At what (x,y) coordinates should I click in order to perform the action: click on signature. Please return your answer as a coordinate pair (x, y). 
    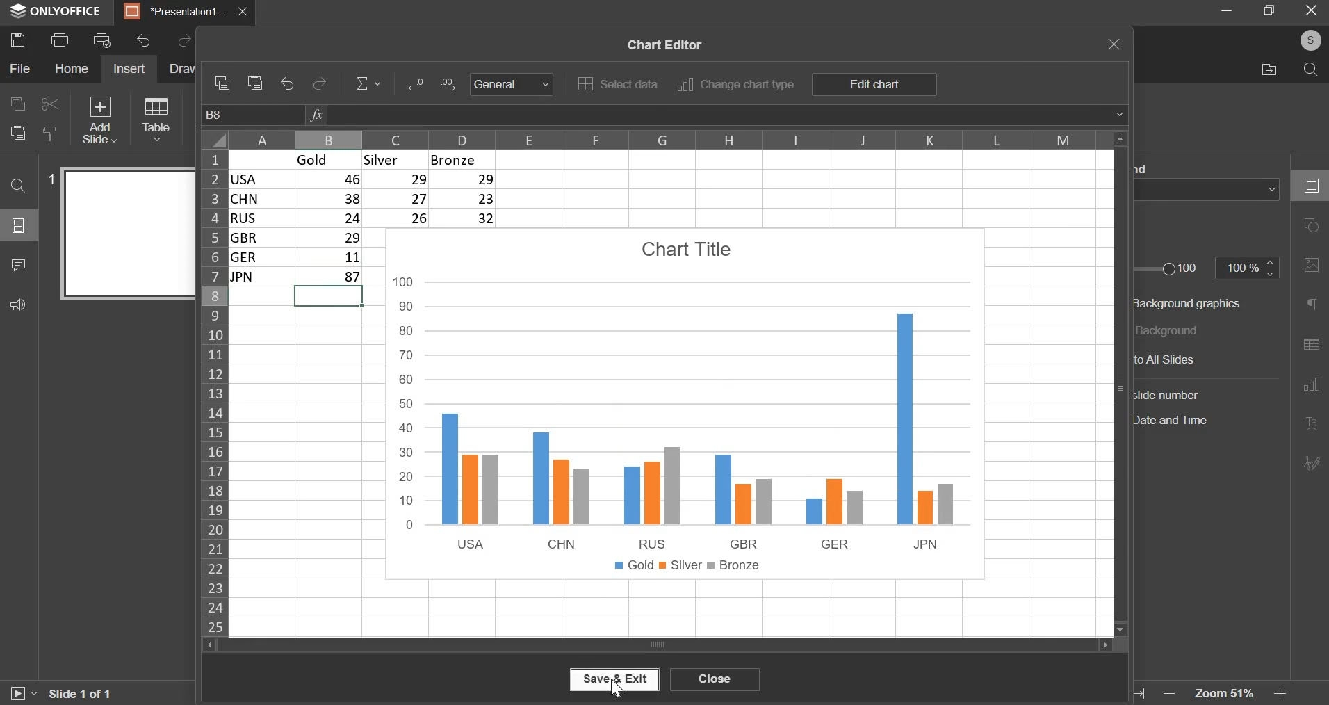
    Looking at the image, I should click on (1312, 464).